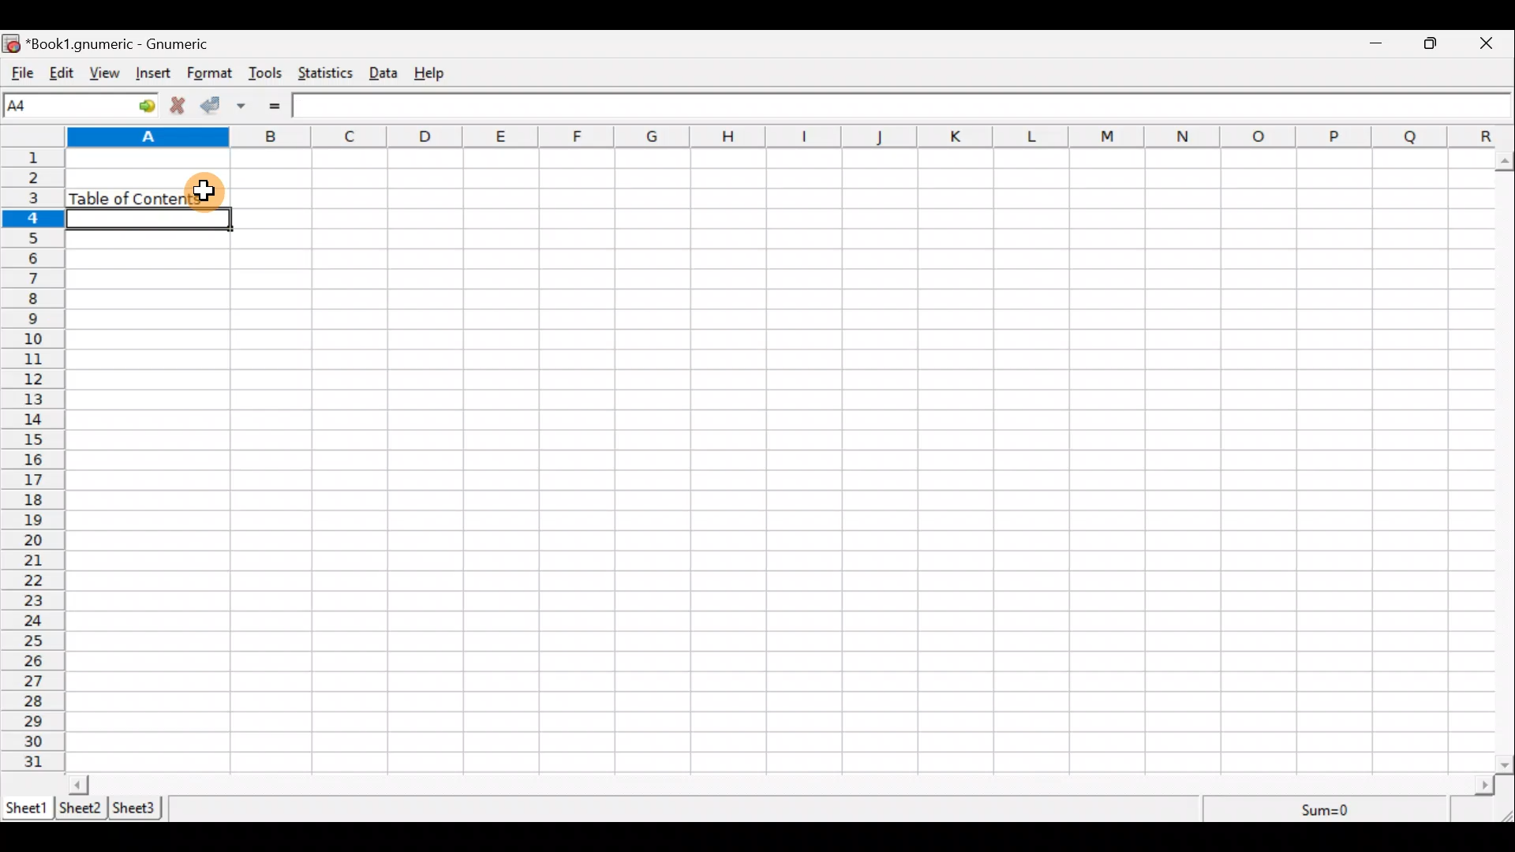 Image resolution: width=1515 pixels, height=852 pixels. What do you see at coordinates (1506, 459) in the screenshot?
I see `Scroll bar` at bounding box center [1506, 459].